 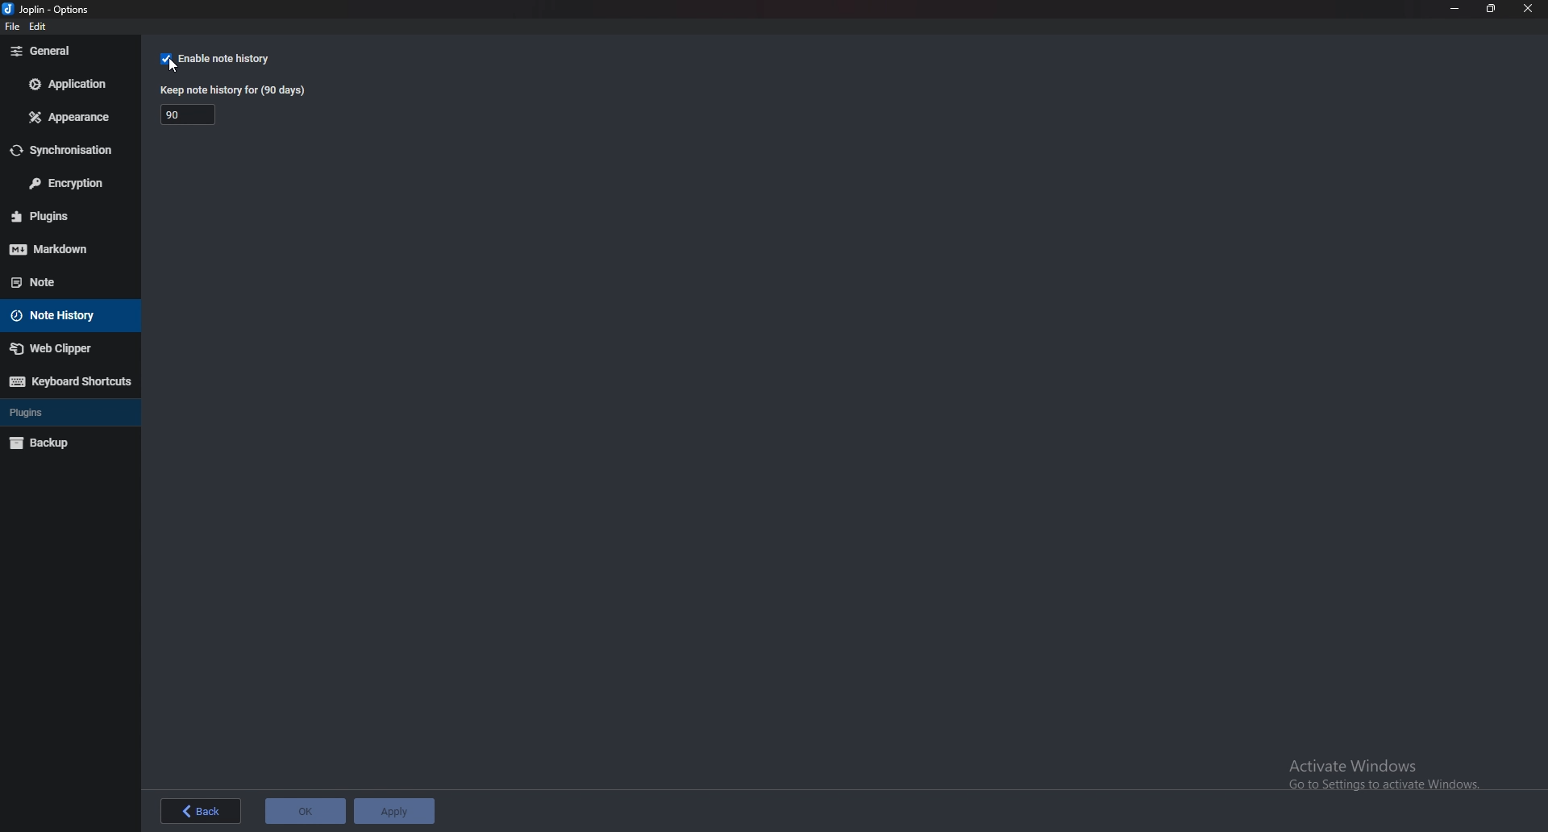 What do you see at coordinates (71, 84) in the screenshot?
I see `Application` at bounding box center [71, 84].